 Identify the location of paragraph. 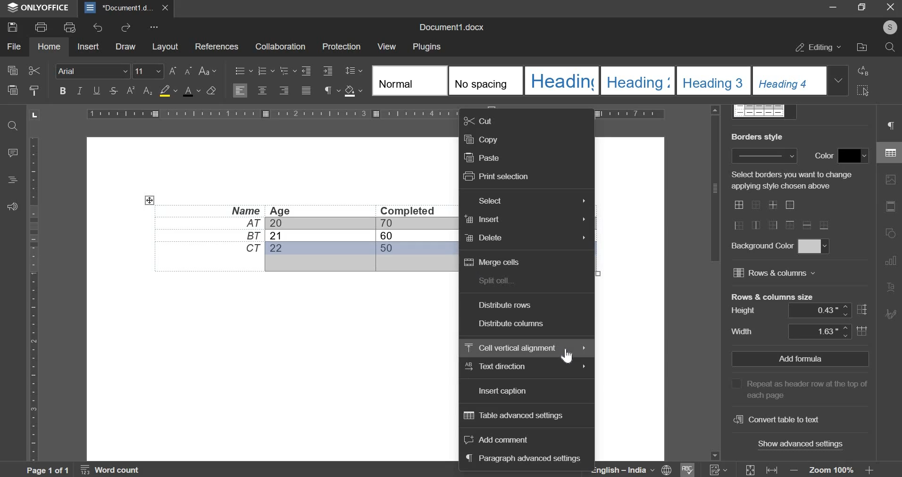
(328, 91).